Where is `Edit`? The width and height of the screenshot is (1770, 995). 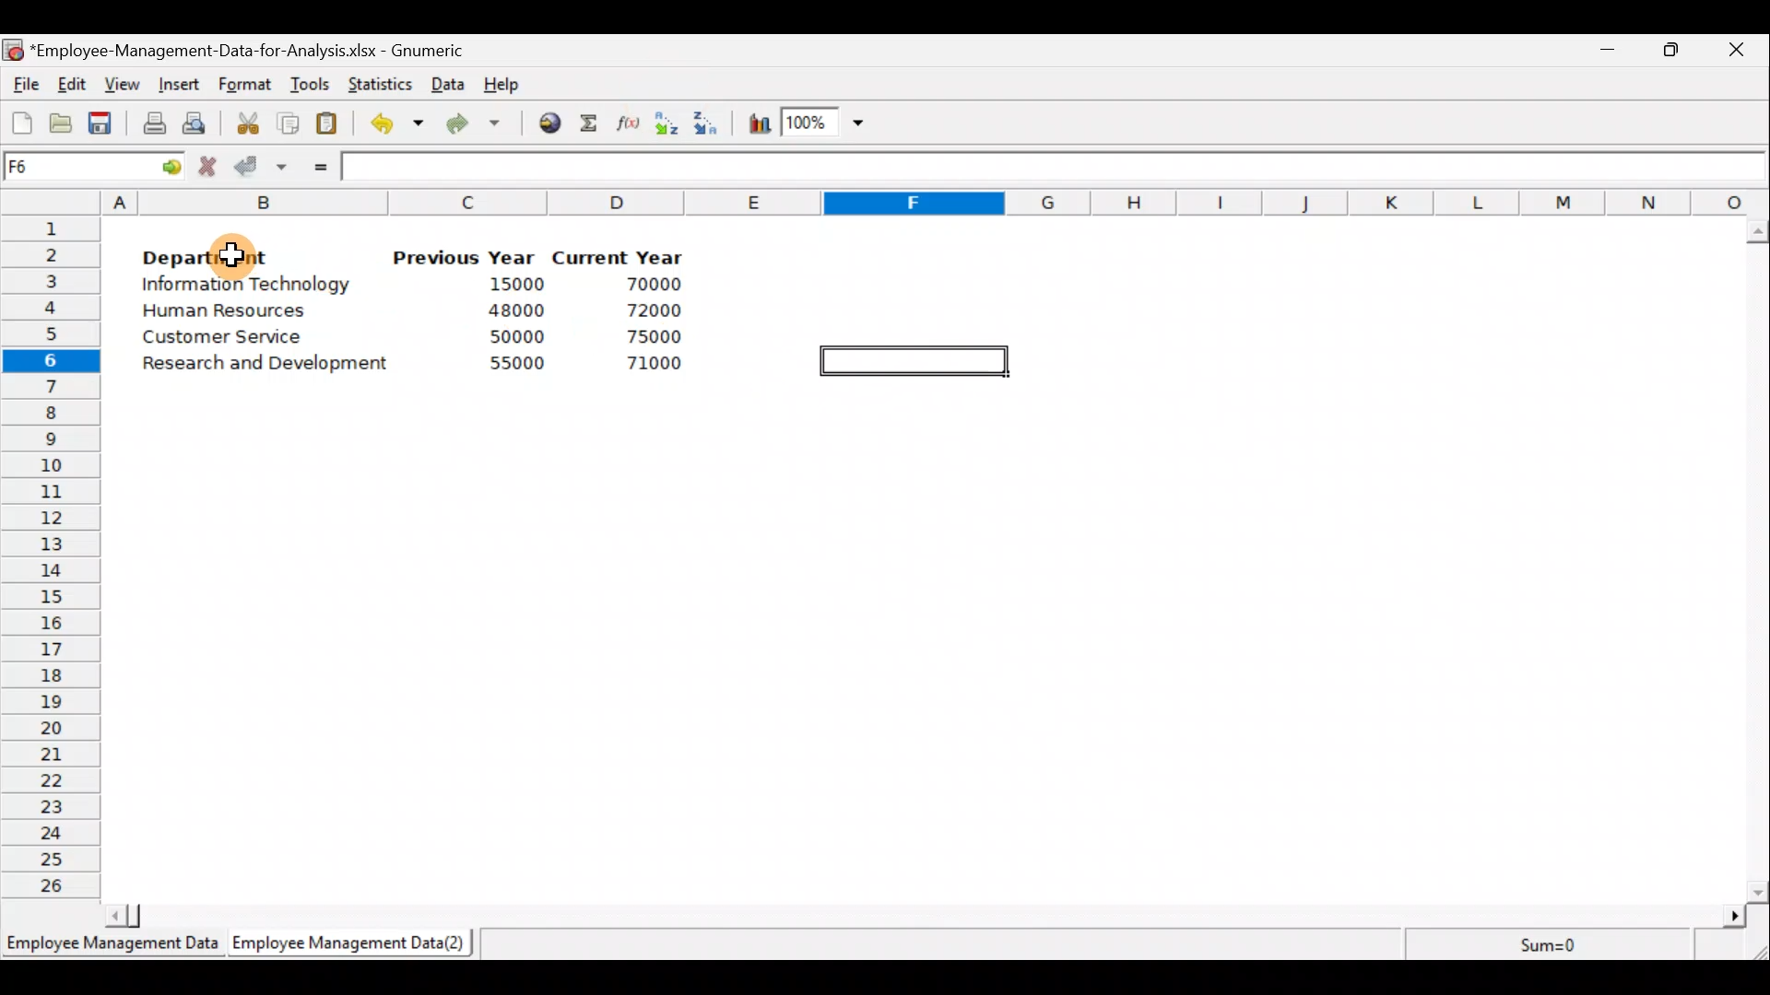 Edit is located at coordinates (73, 86).